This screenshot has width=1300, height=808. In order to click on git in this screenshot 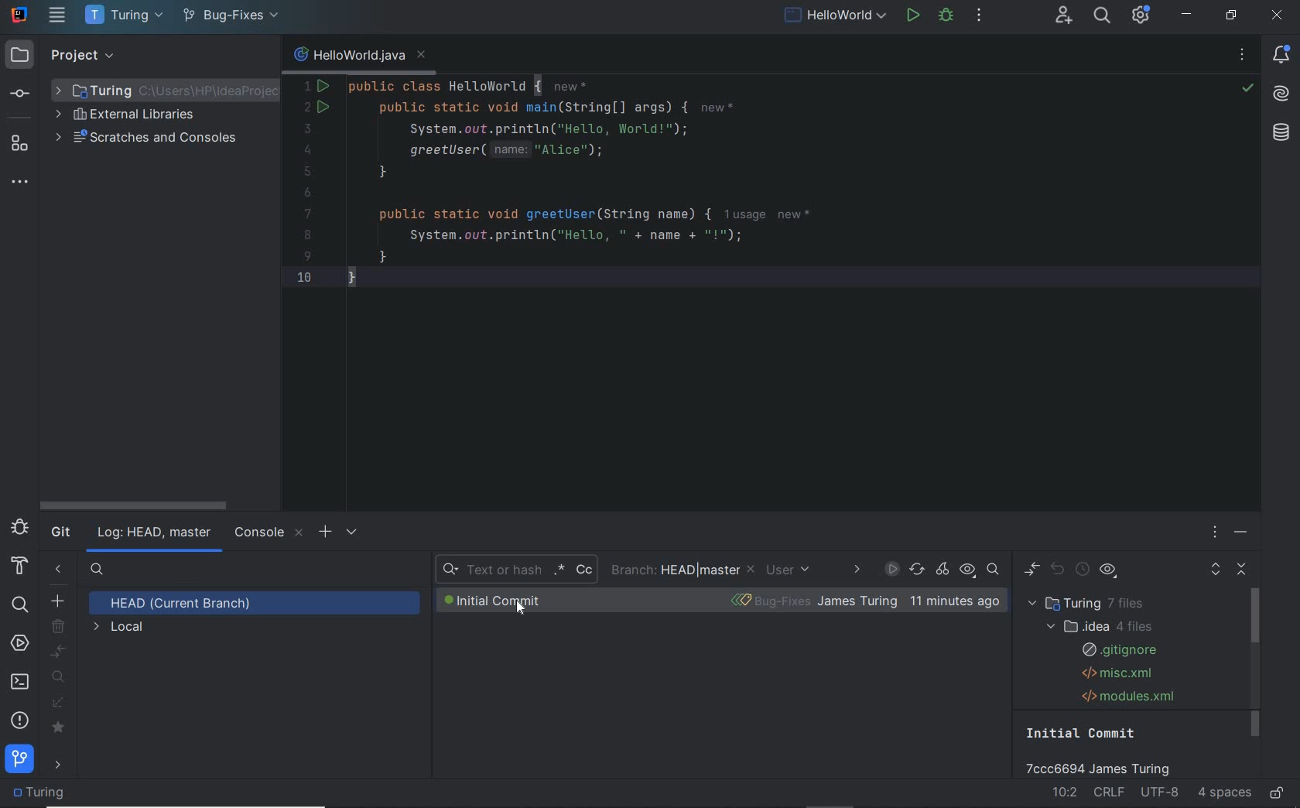, I will do `click(60, 533)`.